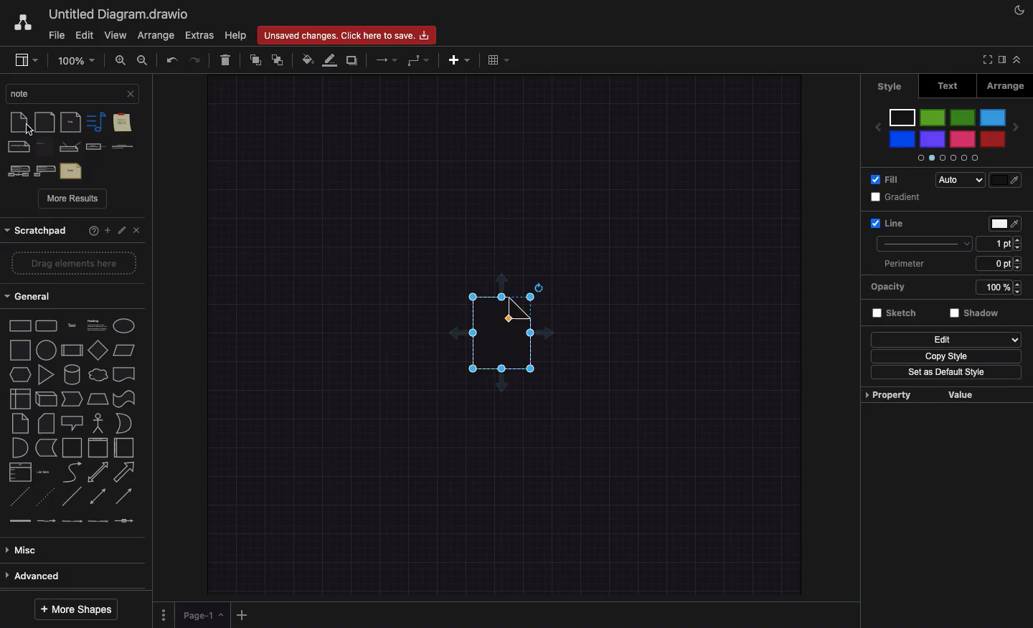  What do you see at coordinates (45, 423) in the screenshot?
I see `card` at bounding box center [45, 423].